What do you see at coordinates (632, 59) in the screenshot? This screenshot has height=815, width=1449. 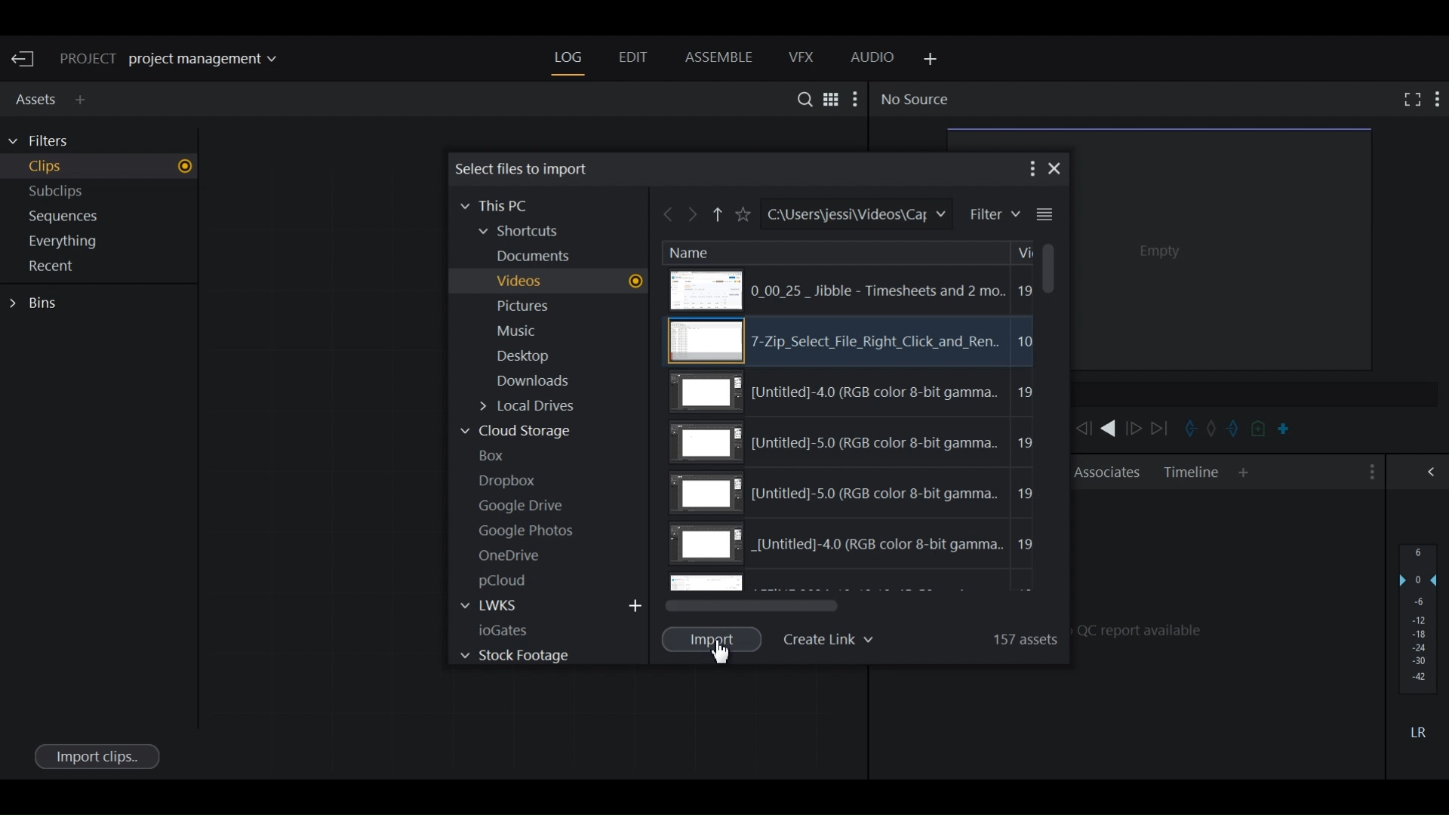 I see `Edit` at bounding box center [632, 59].